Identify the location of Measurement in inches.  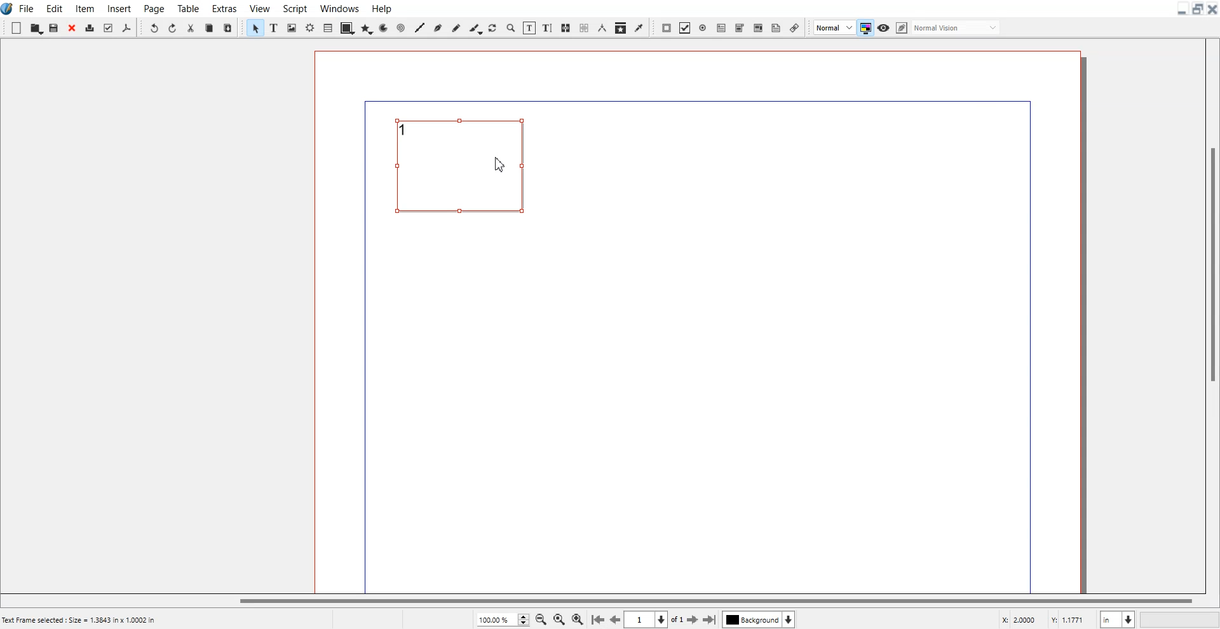
(1118, 619).